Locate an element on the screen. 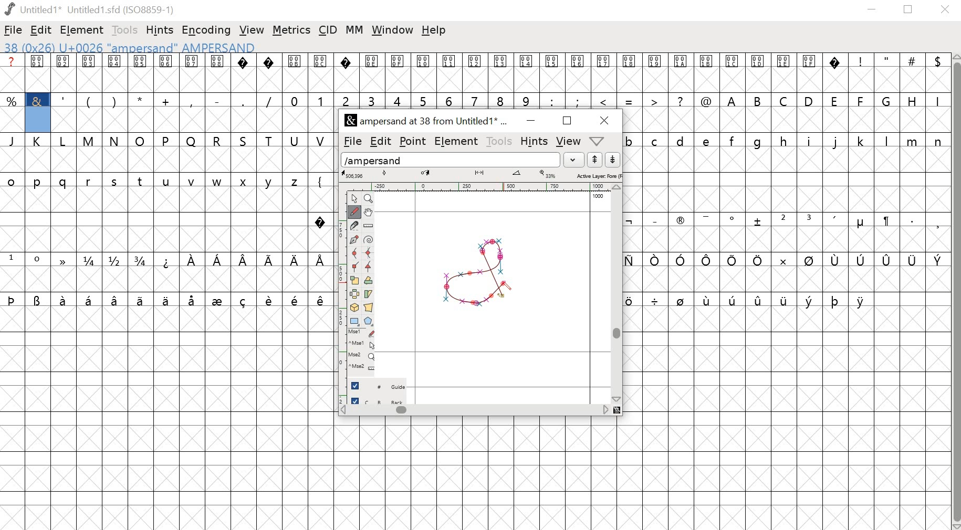 The width and height of the screenshot is (961, 530). curve point coordinate is located at coordinates (384, 174).